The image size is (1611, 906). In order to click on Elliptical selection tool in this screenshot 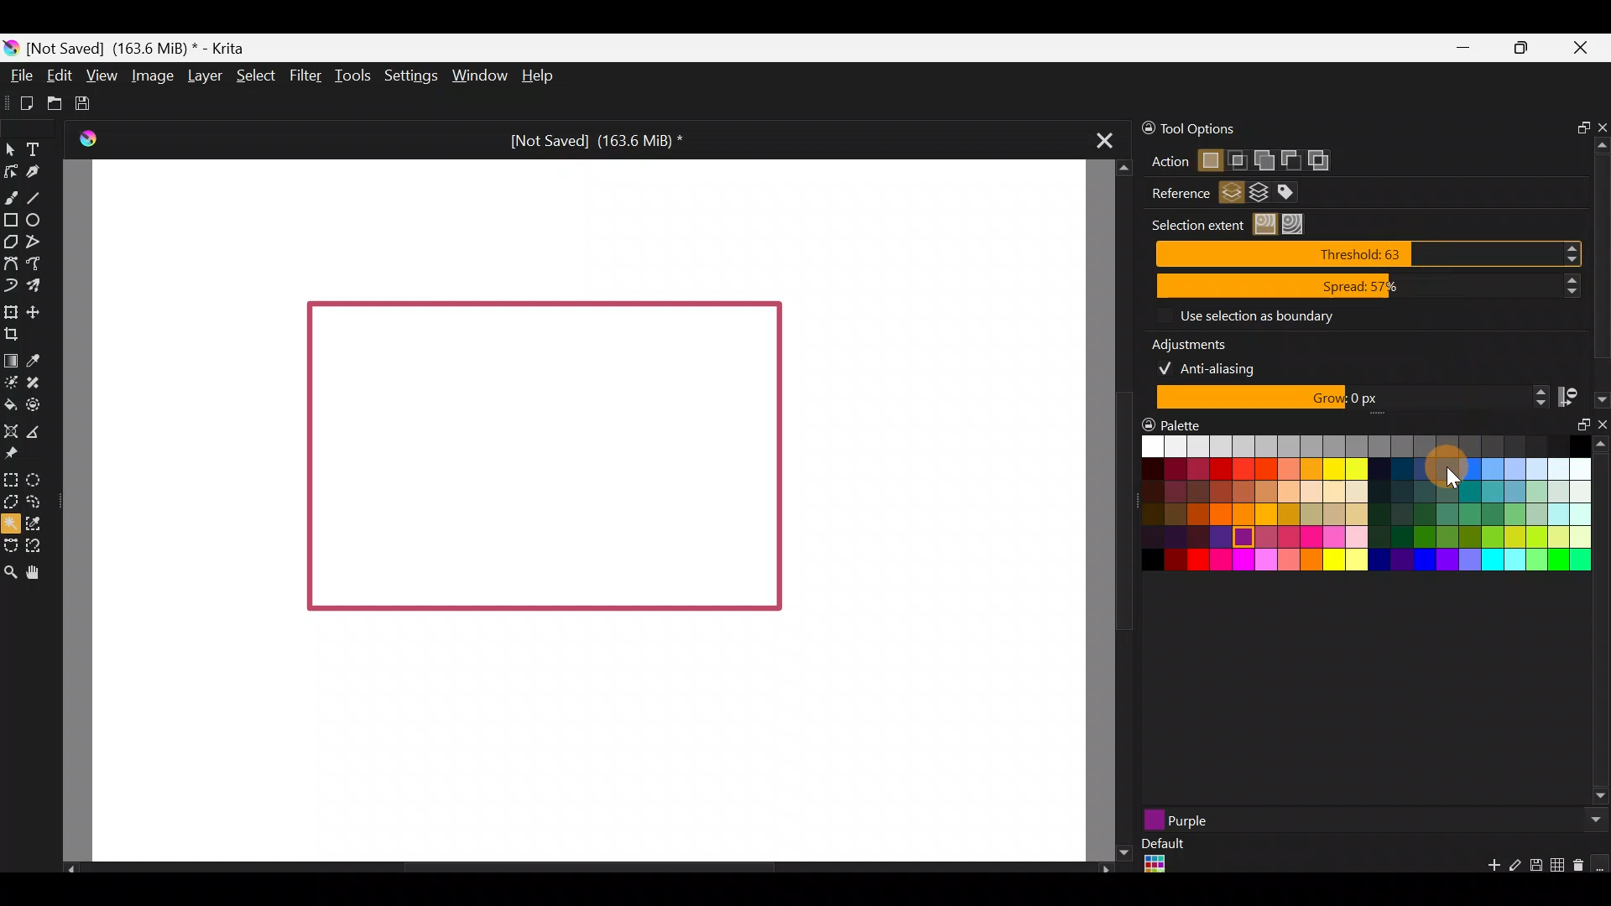, I will do `click(36, 479)`.